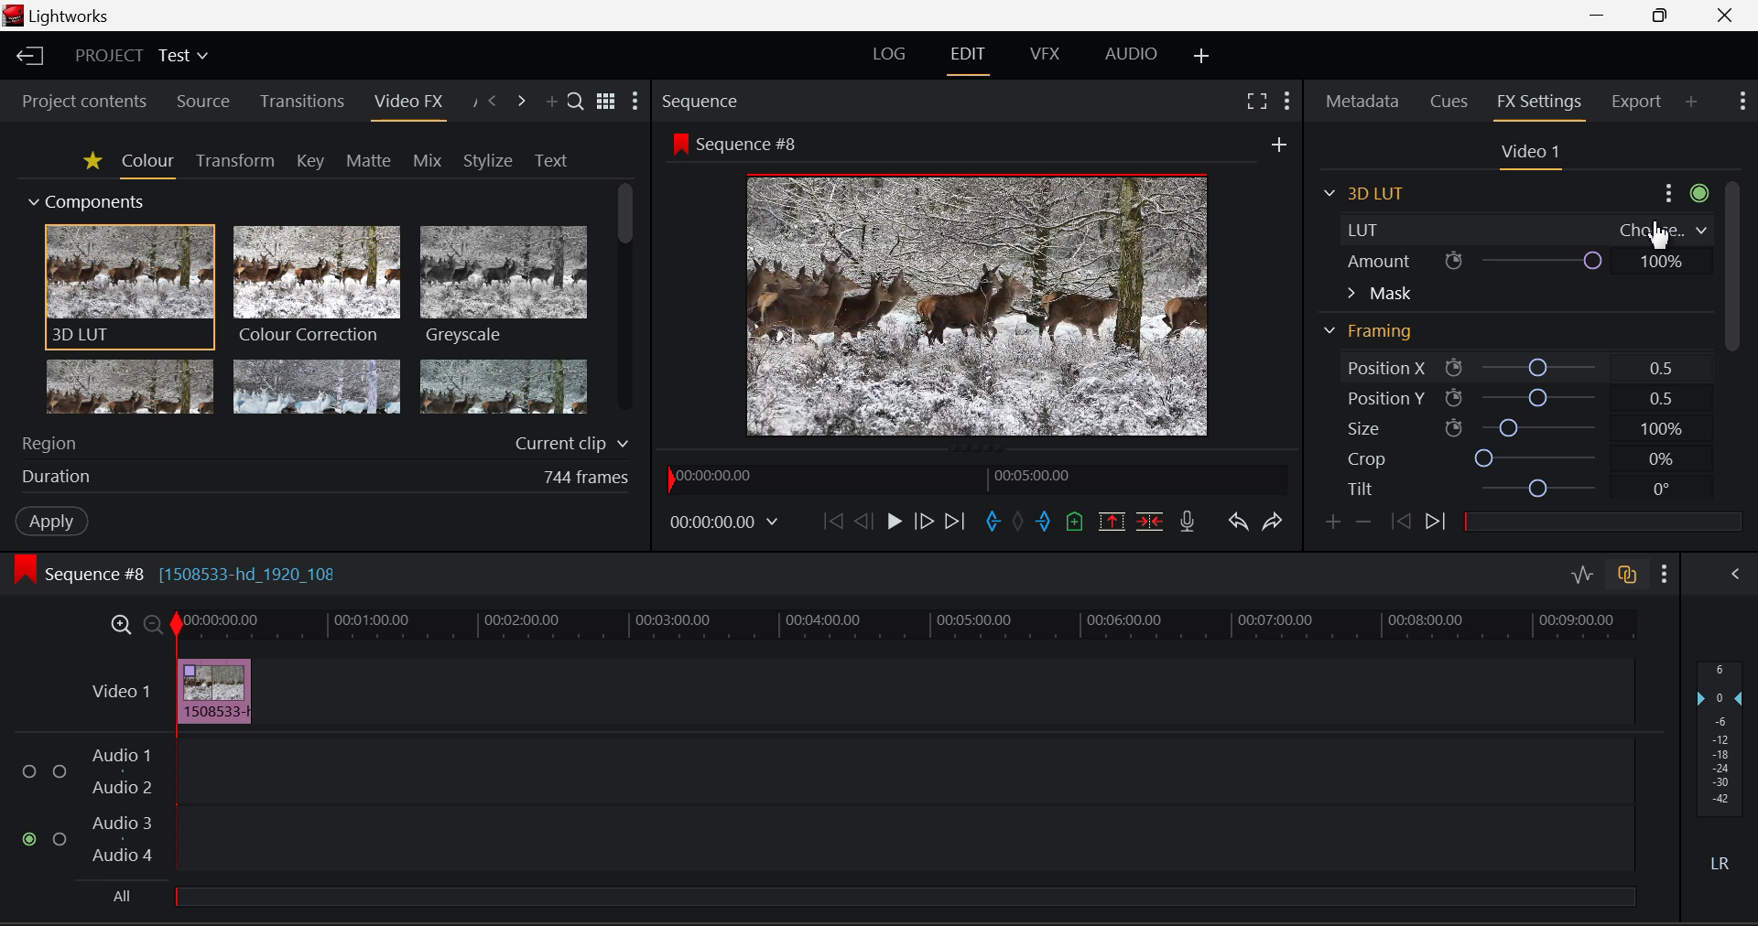 This screenshot has height=926, width=1758. Describe the element at coordinates (120, 691) in the screenshot. I see `Video Layer` at that location.